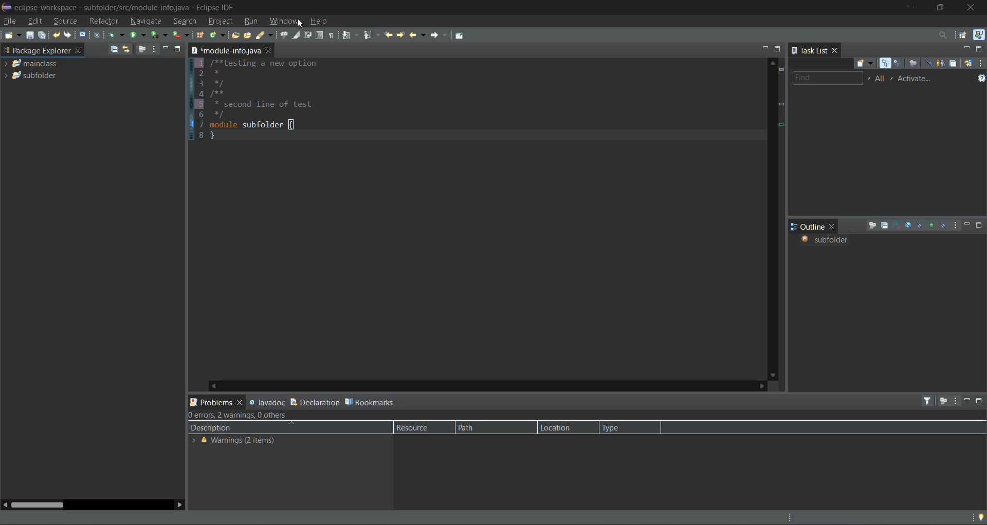 The height and width of the screenshot is (525, 987). What do you see at coordinates (166, 49) in the screenshot?
I see `minimize` at bounding box center [166, 49].